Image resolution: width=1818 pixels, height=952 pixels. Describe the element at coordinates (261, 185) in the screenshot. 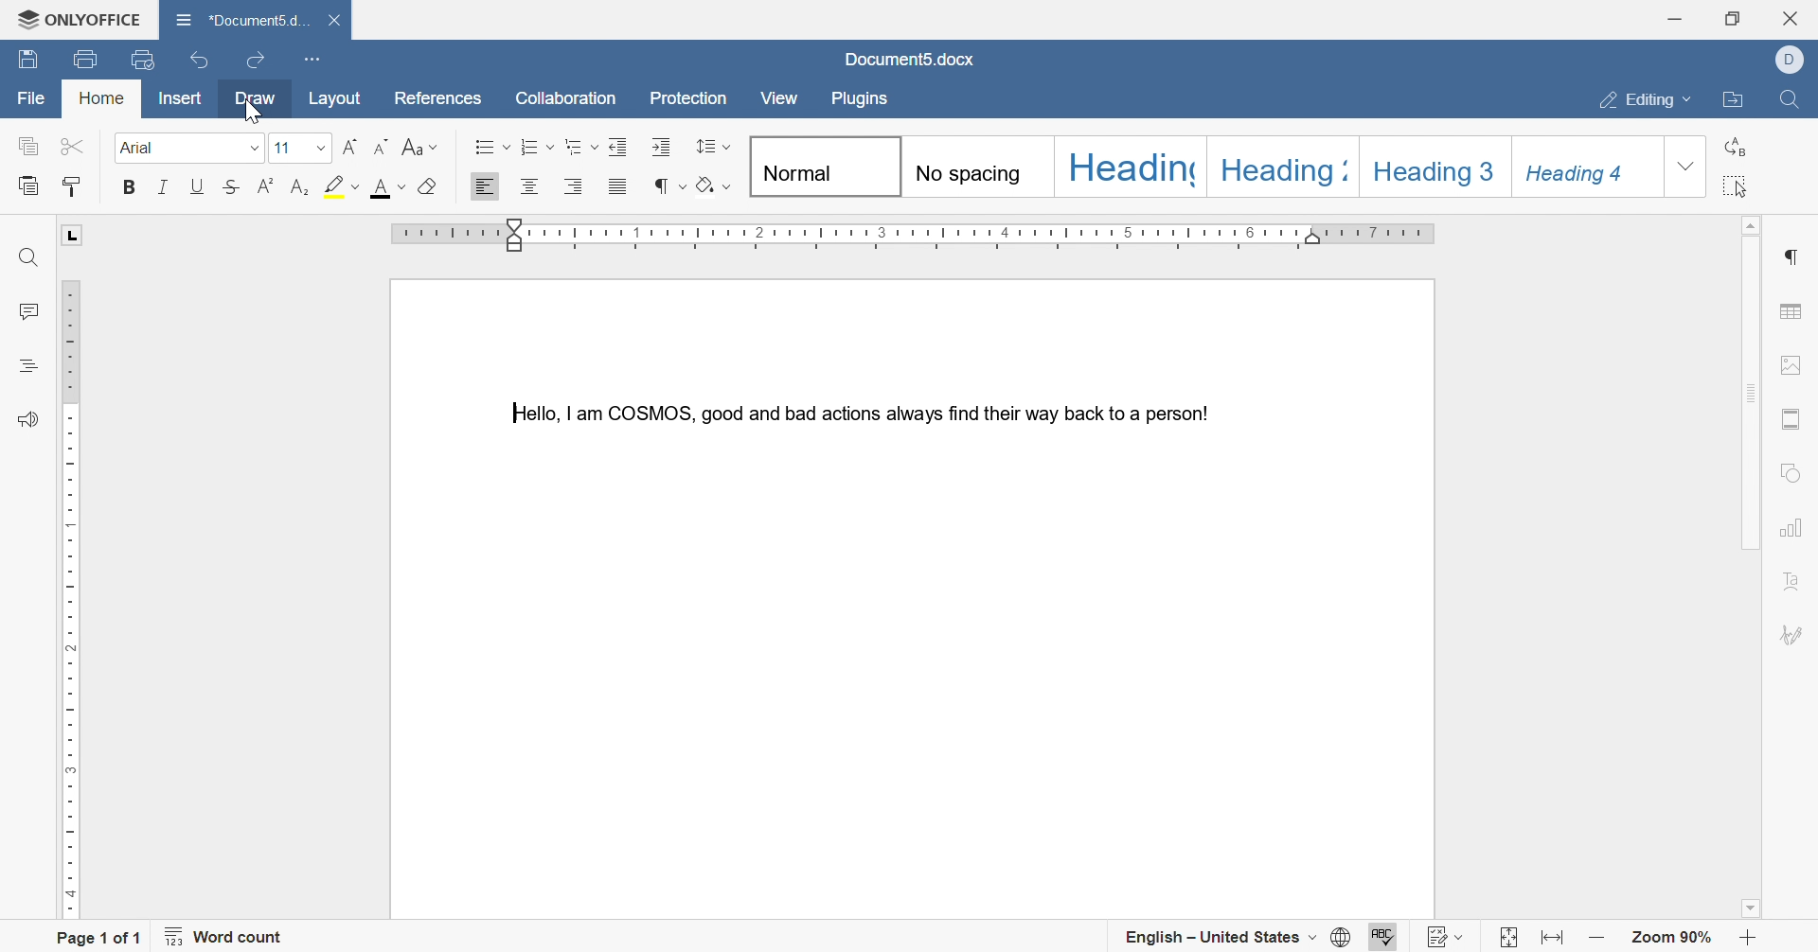

I see `superscript` at that location.